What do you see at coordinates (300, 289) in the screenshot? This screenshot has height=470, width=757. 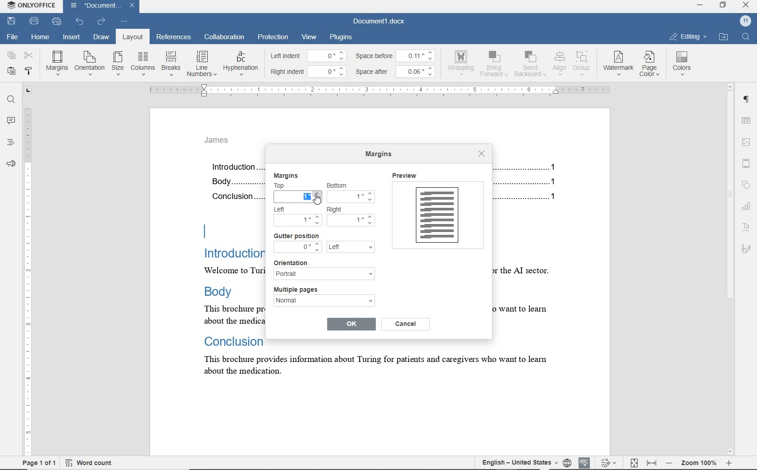 I see `multiple pages` at bounding box center [300, 289].